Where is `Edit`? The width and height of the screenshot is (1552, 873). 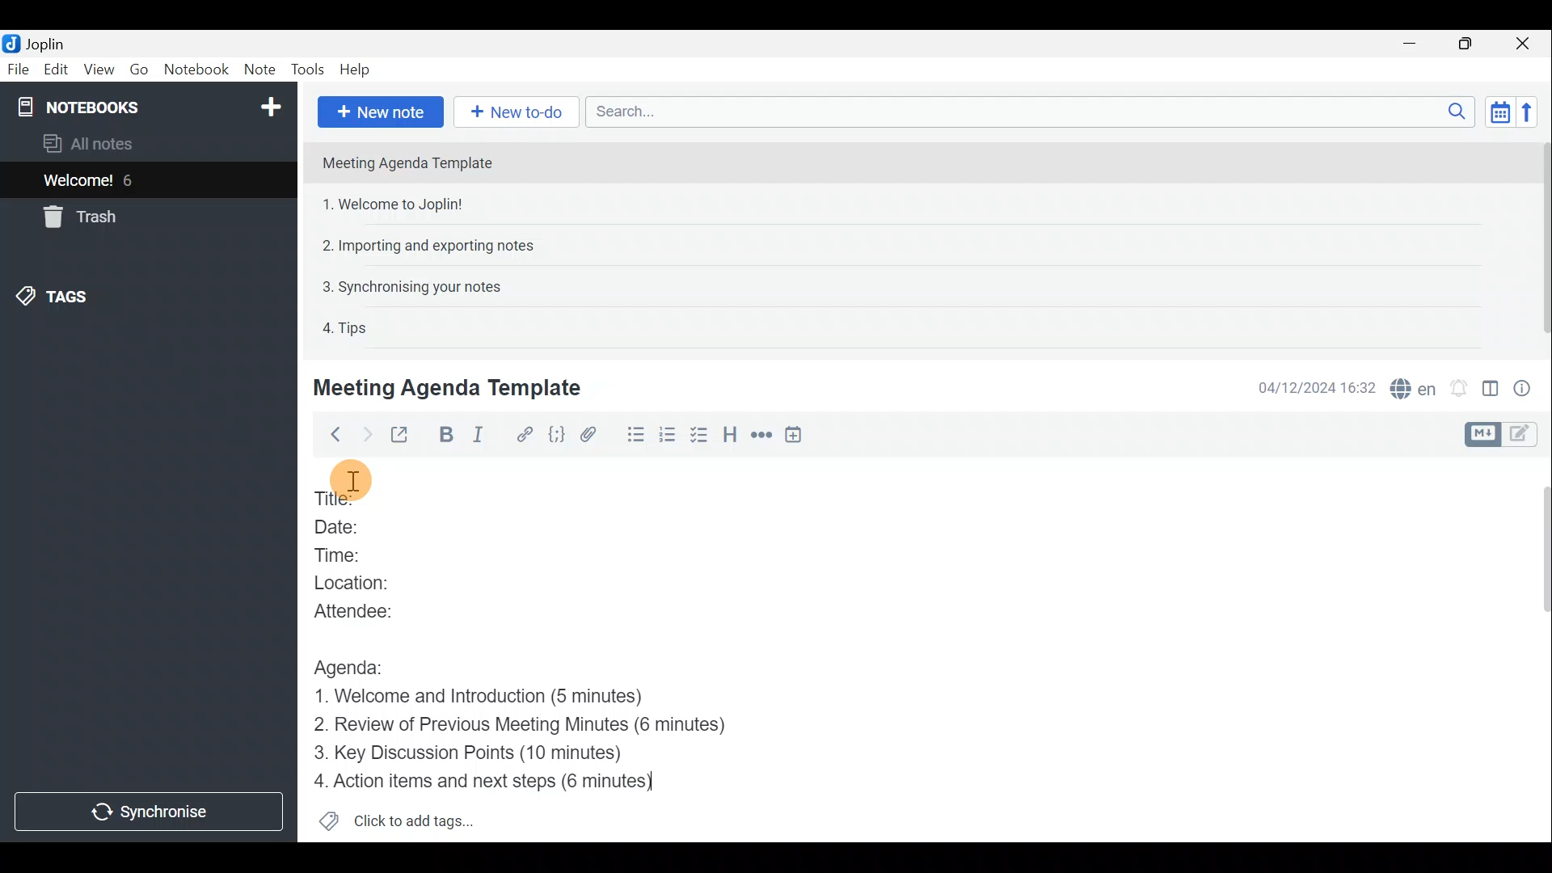 Edit is located at coordinates (57, 71).